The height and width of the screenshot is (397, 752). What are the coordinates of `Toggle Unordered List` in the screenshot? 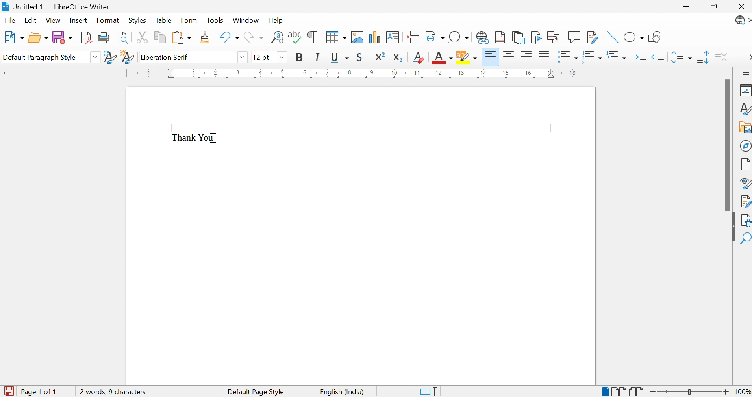 It's located at (568, 57).